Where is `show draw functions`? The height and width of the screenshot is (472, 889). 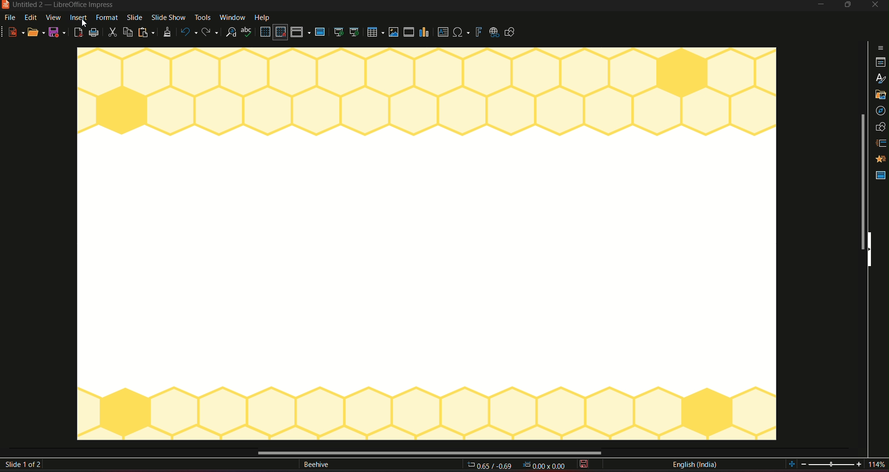
show draw functions is located at coordinates (513, 33).